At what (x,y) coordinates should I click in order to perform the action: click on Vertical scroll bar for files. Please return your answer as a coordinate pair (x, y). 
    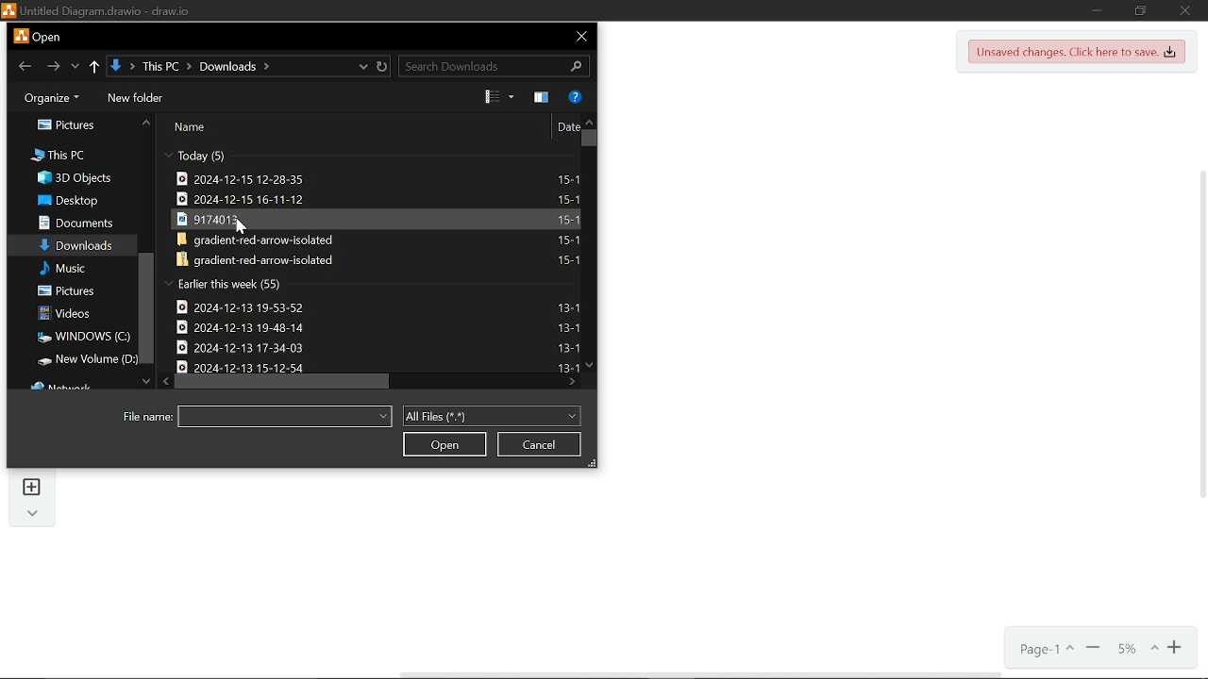
    Looking at the image, I should click on (586, 141).